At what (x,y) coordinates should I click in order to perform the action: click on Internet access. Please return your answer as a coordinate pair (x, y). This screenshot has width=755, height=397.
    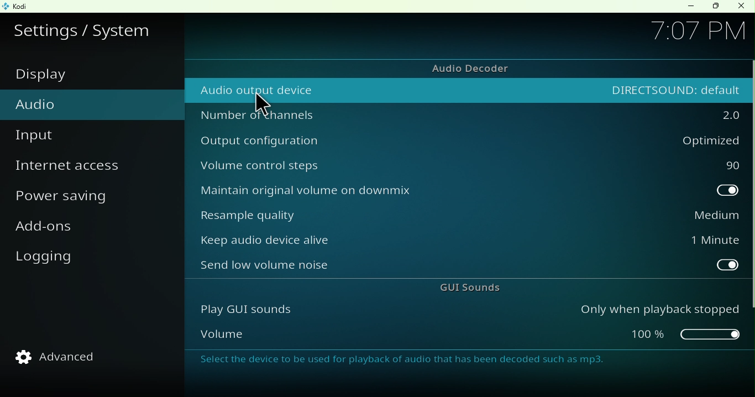
    Looking at the image, I should click on (75, 170).